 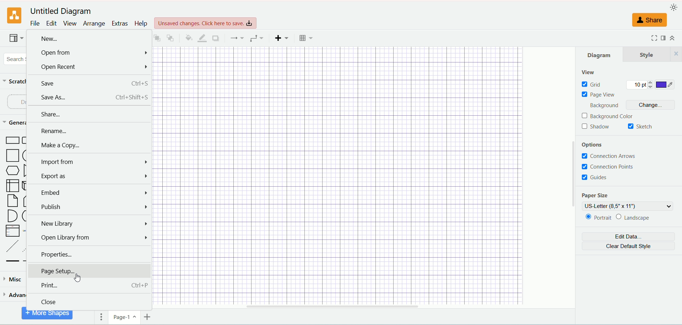 I want to click on color, so click(x=666, y=85).